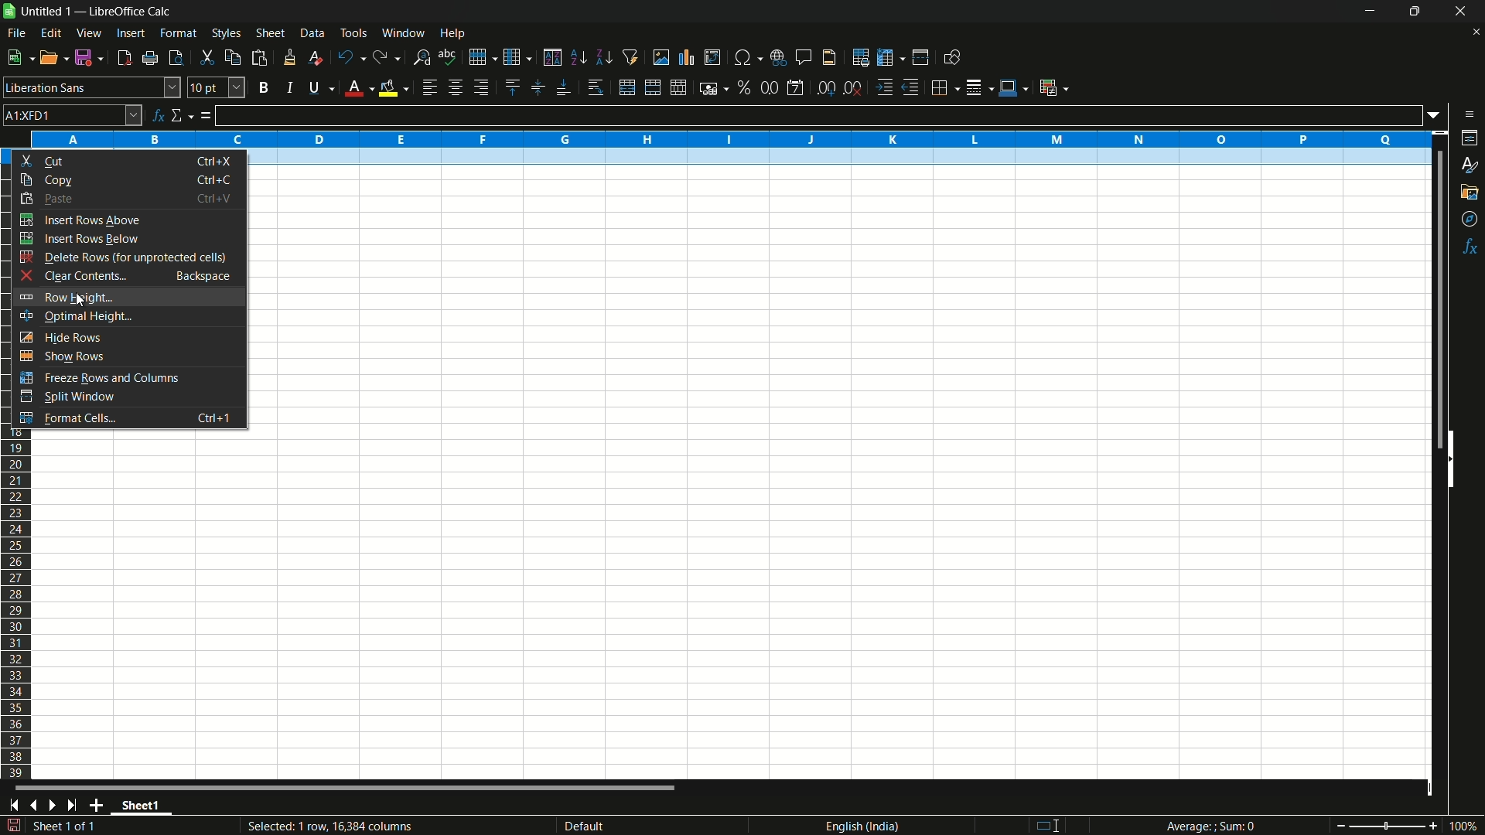 This screenshot has width=1485, height=835. I want to click on spelling, so click(448, 56).